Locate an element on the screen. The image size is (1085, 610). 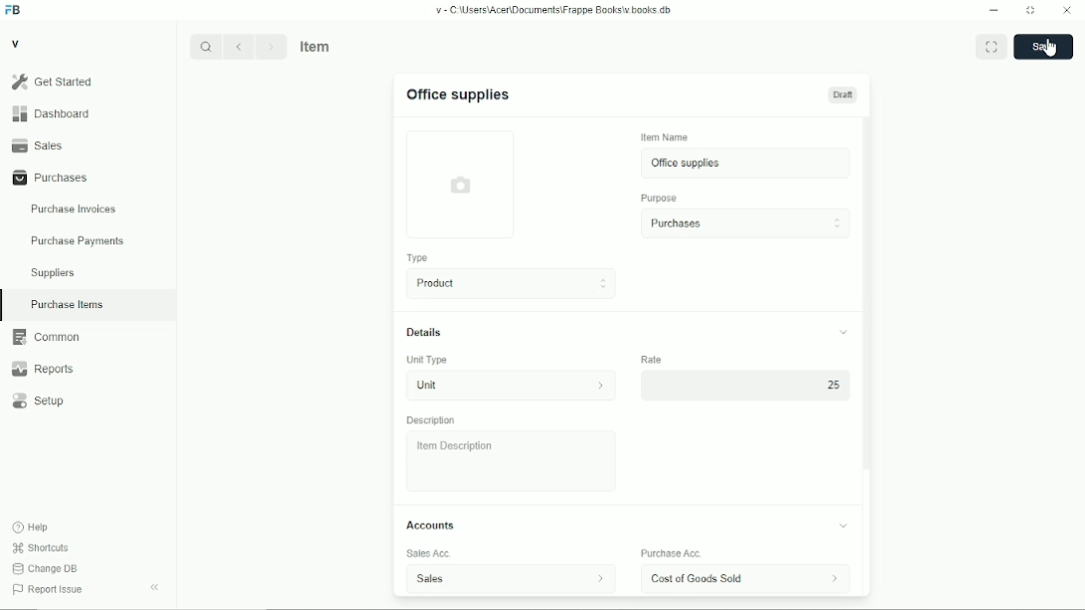
sales account information is located at coordinates (600, 578).